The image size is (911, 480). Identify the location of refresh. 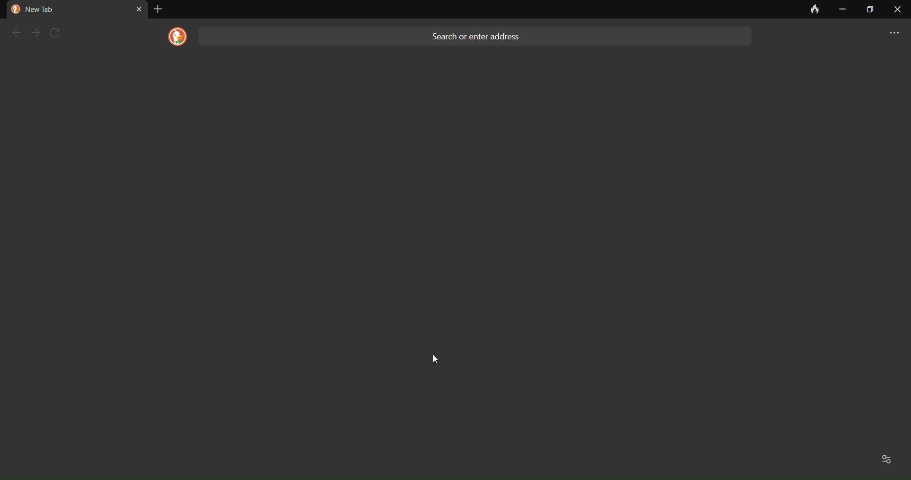
(59, 33).